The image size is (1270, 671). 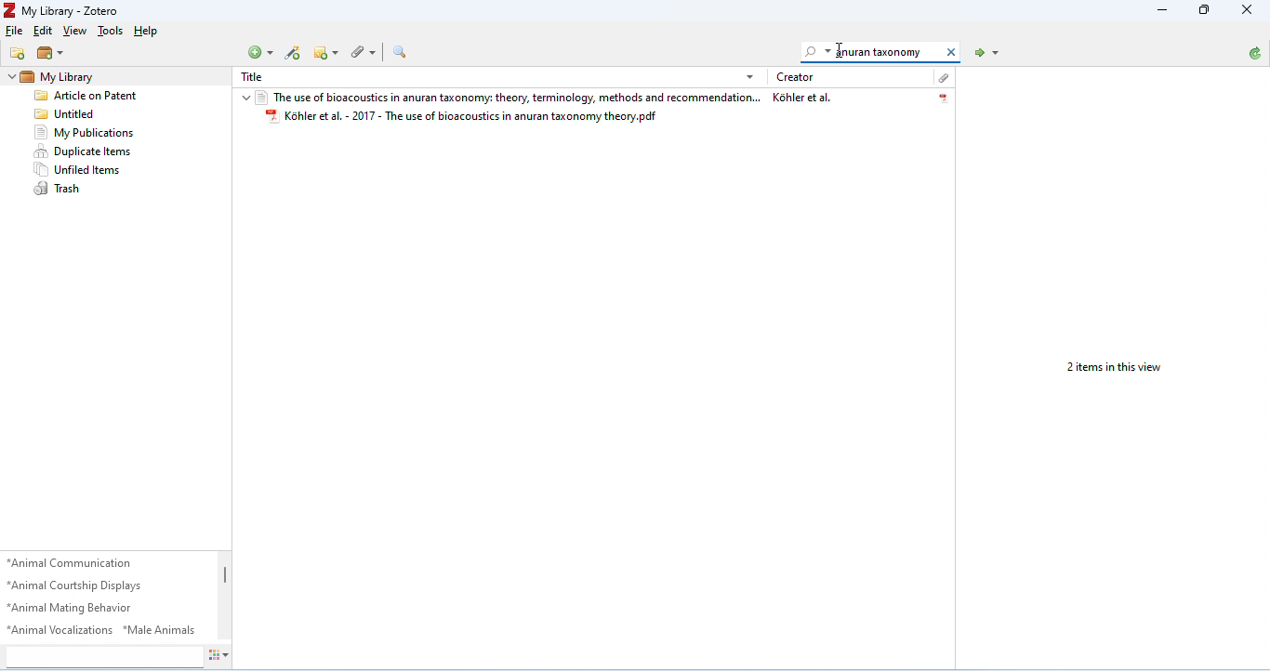 I want to click on Tools, so click(x=112, y=30).